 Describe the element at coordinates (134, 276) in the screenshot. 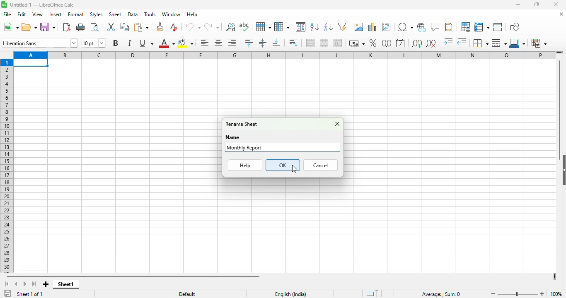

I see `horizontal scroll bar` at that location.